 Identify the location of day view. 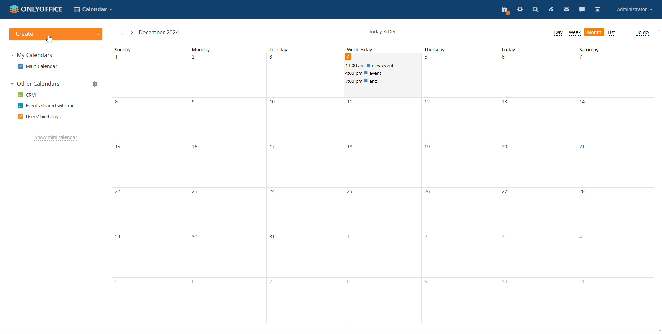
(558, 33).